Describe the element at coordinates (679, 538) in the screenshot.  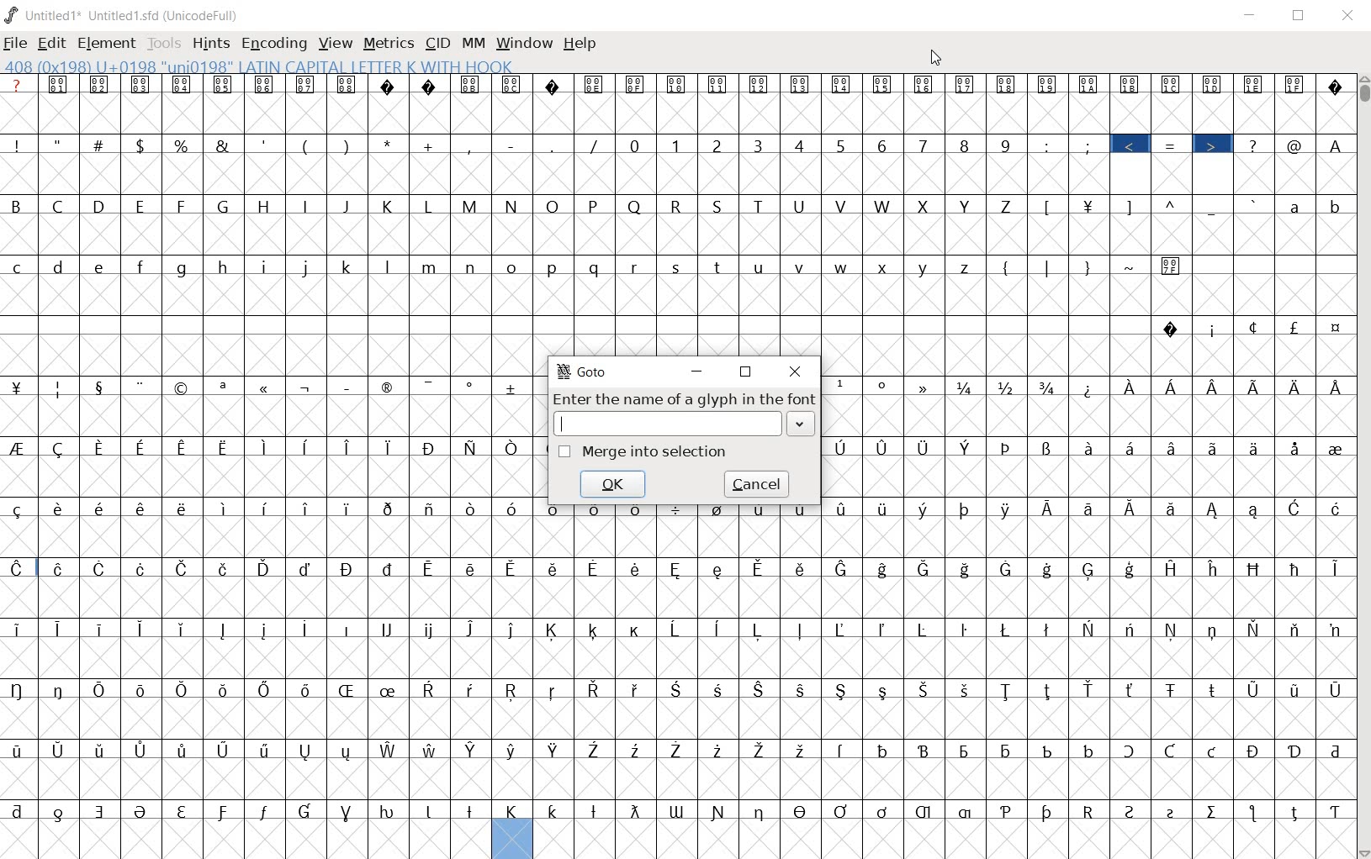
I see `empty glyph slots` at that location.